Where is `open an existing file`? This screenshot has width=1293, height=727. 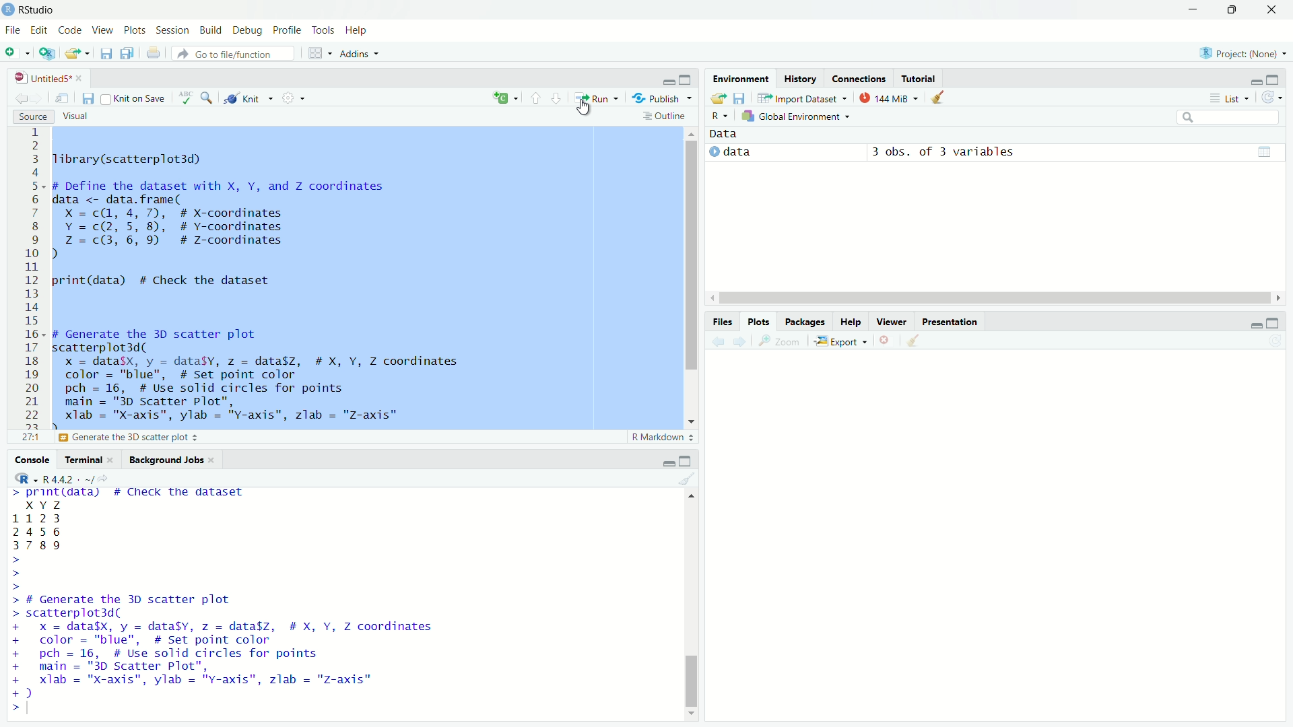 open an existing file is located at coordinates (79, 55).